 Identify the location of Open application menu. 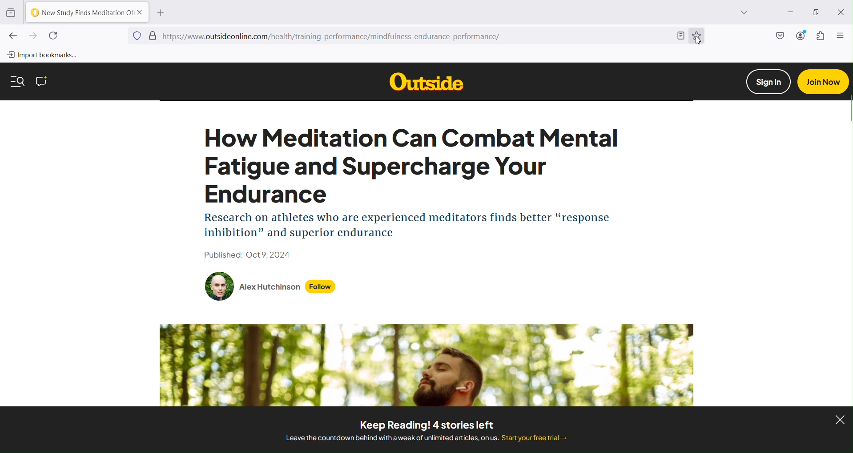
(841, 35).